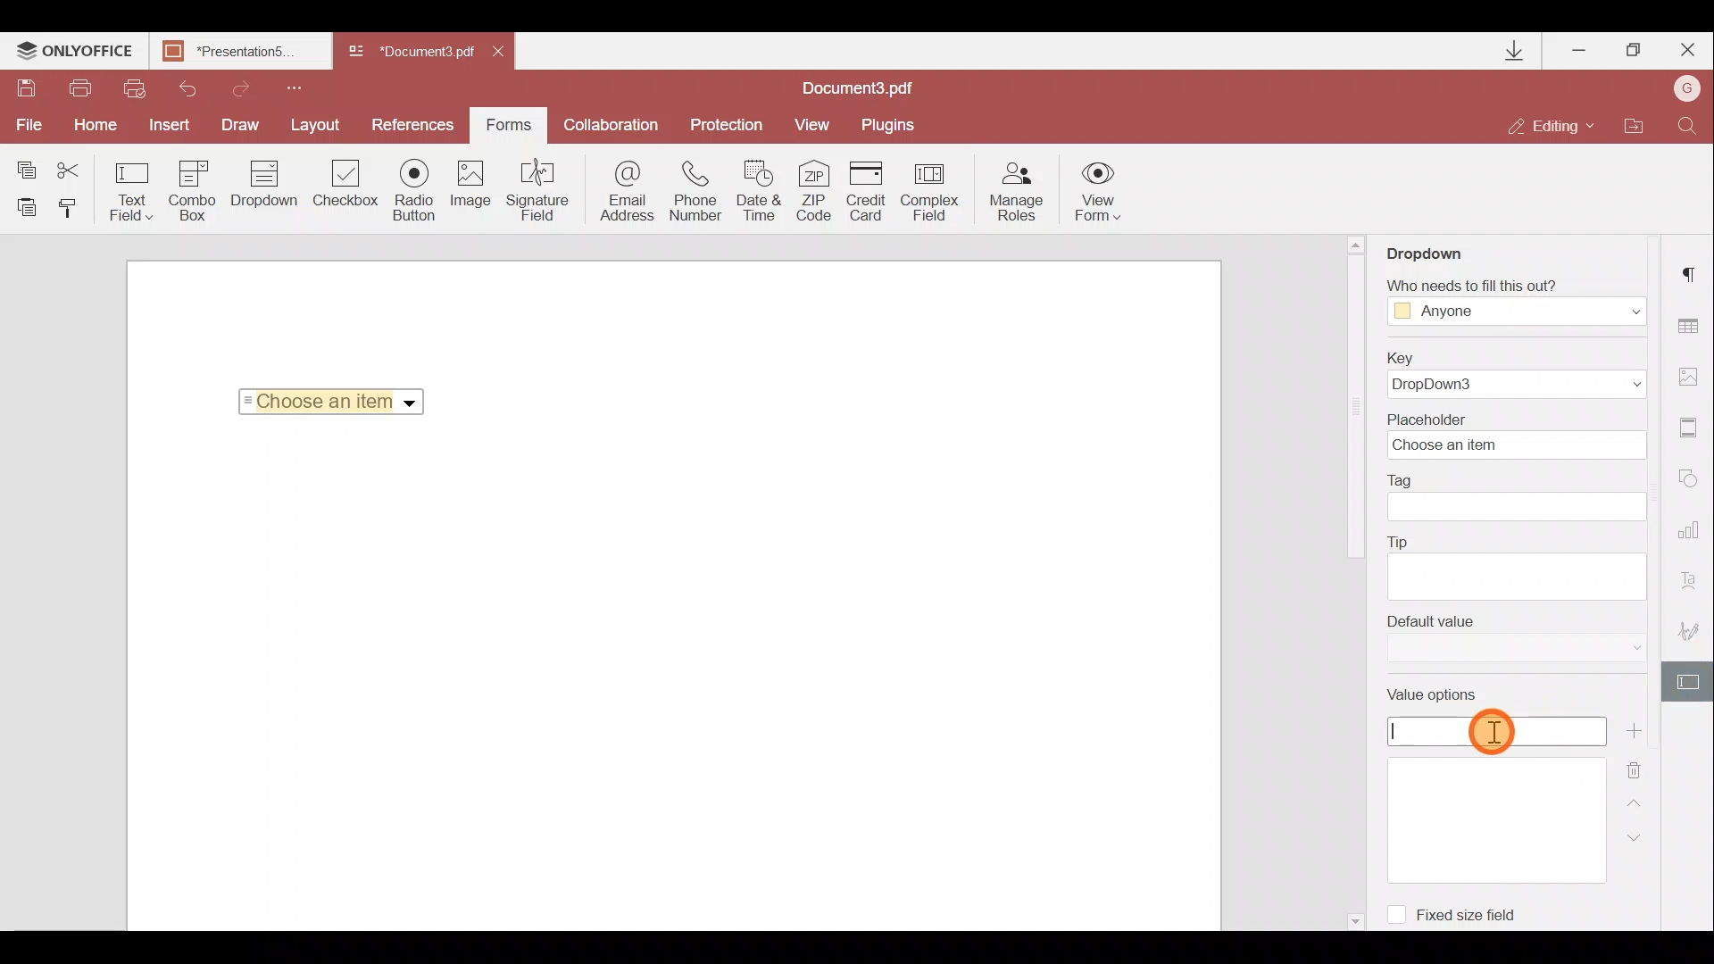 The width and height of the screenshot is (1714, 964). Describe the element at coordinates (1518, 51) in the screenshot. I see `Downloads` at that location.